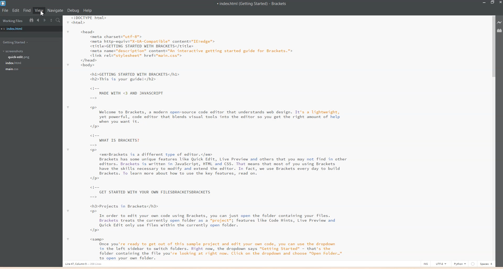 This screenshot has height=269, width=503. Describe the element at coordinates (17, 43) in the screenshot. I see `Getting Started` at that location.